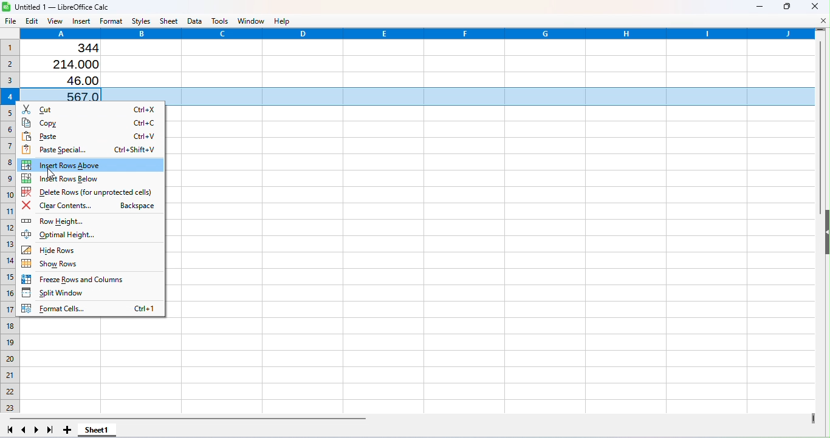 The width and height of the screenshot is (830, 438). Describe the element at coordinates (80, 49) in the screenshot. I see `344` at that location.